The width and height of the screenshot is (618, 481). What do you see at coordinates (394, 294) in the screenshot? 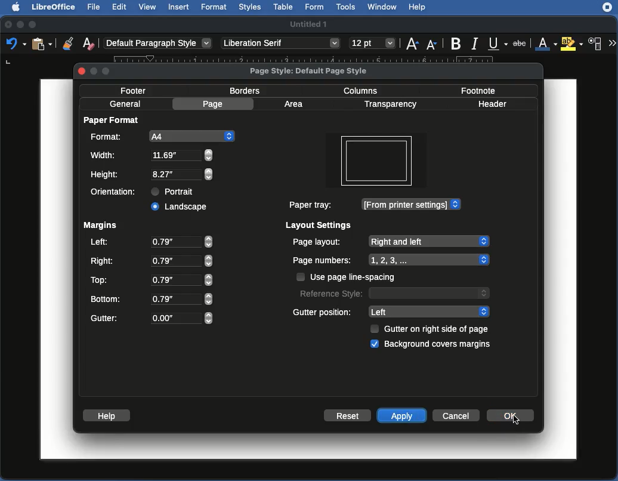
I see `Reference style` at bounding box center [394, 294].